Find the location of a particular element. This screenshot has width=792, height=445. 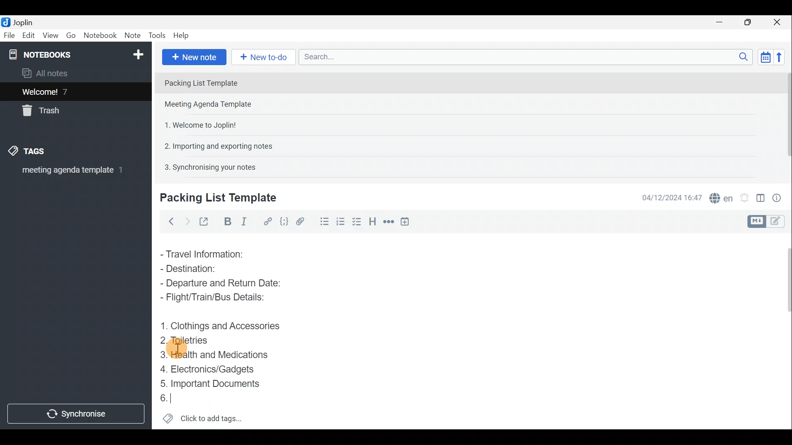

Cursor is located at coordinates (163, 398).